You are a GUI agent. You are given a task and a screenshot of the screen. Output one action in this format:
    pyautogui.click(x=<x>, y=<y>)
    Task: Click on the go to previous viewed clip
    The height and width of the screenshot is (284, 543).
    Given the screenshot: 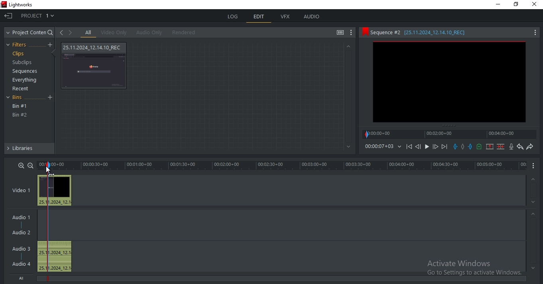 What is the action you would take?
    pyautogui.click(x=61, y=32)
    